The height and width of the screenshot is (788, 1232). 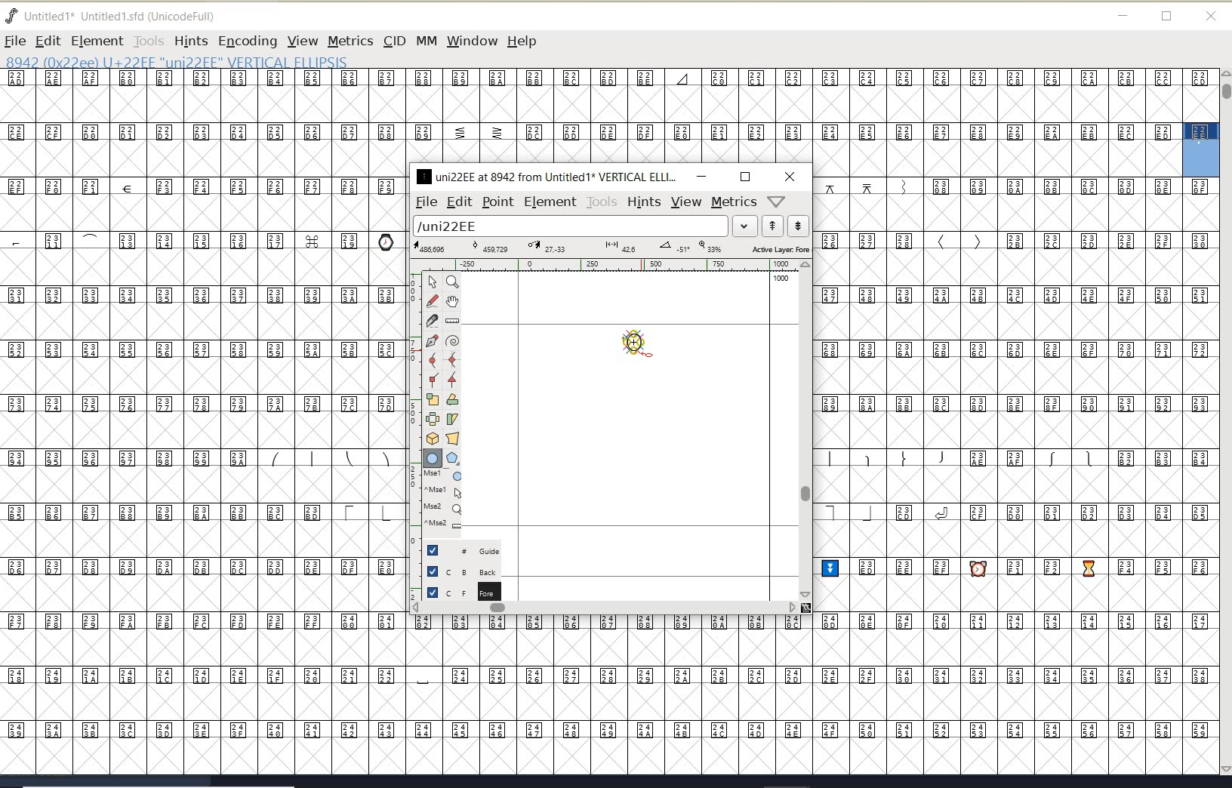 What do you see at coordinates (604, 609) in the screenshot?
I see `scrollbar` at bounding box center [604, 609].